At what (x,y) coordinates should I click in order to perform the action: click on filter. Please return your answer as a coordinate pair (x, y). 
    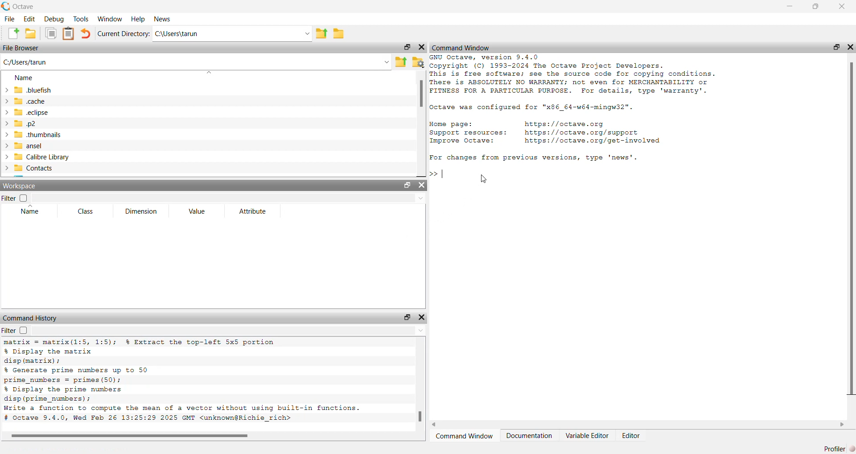
    Looking at the image, I should click on (15, 197).